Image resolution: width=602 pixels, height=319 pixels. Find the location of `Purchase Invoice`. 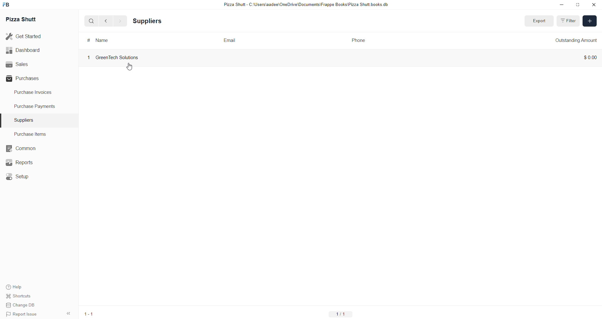

Purchase Invoice is located at coordinates (161, 21).